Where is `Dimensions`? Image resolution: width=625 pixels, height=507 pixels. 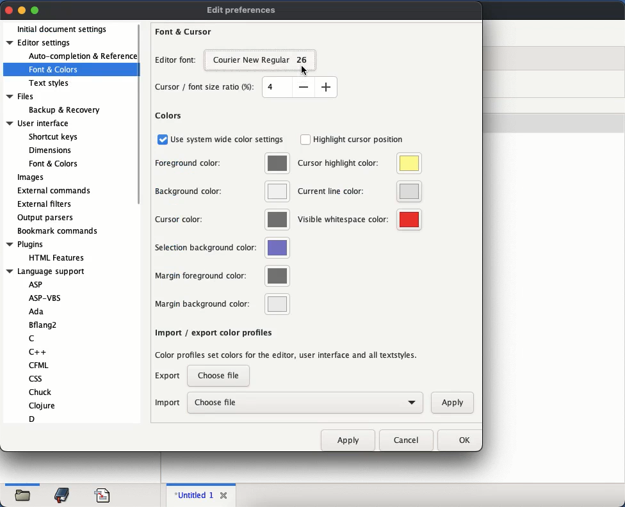
Dimensions is located at coordinates (51, 150).